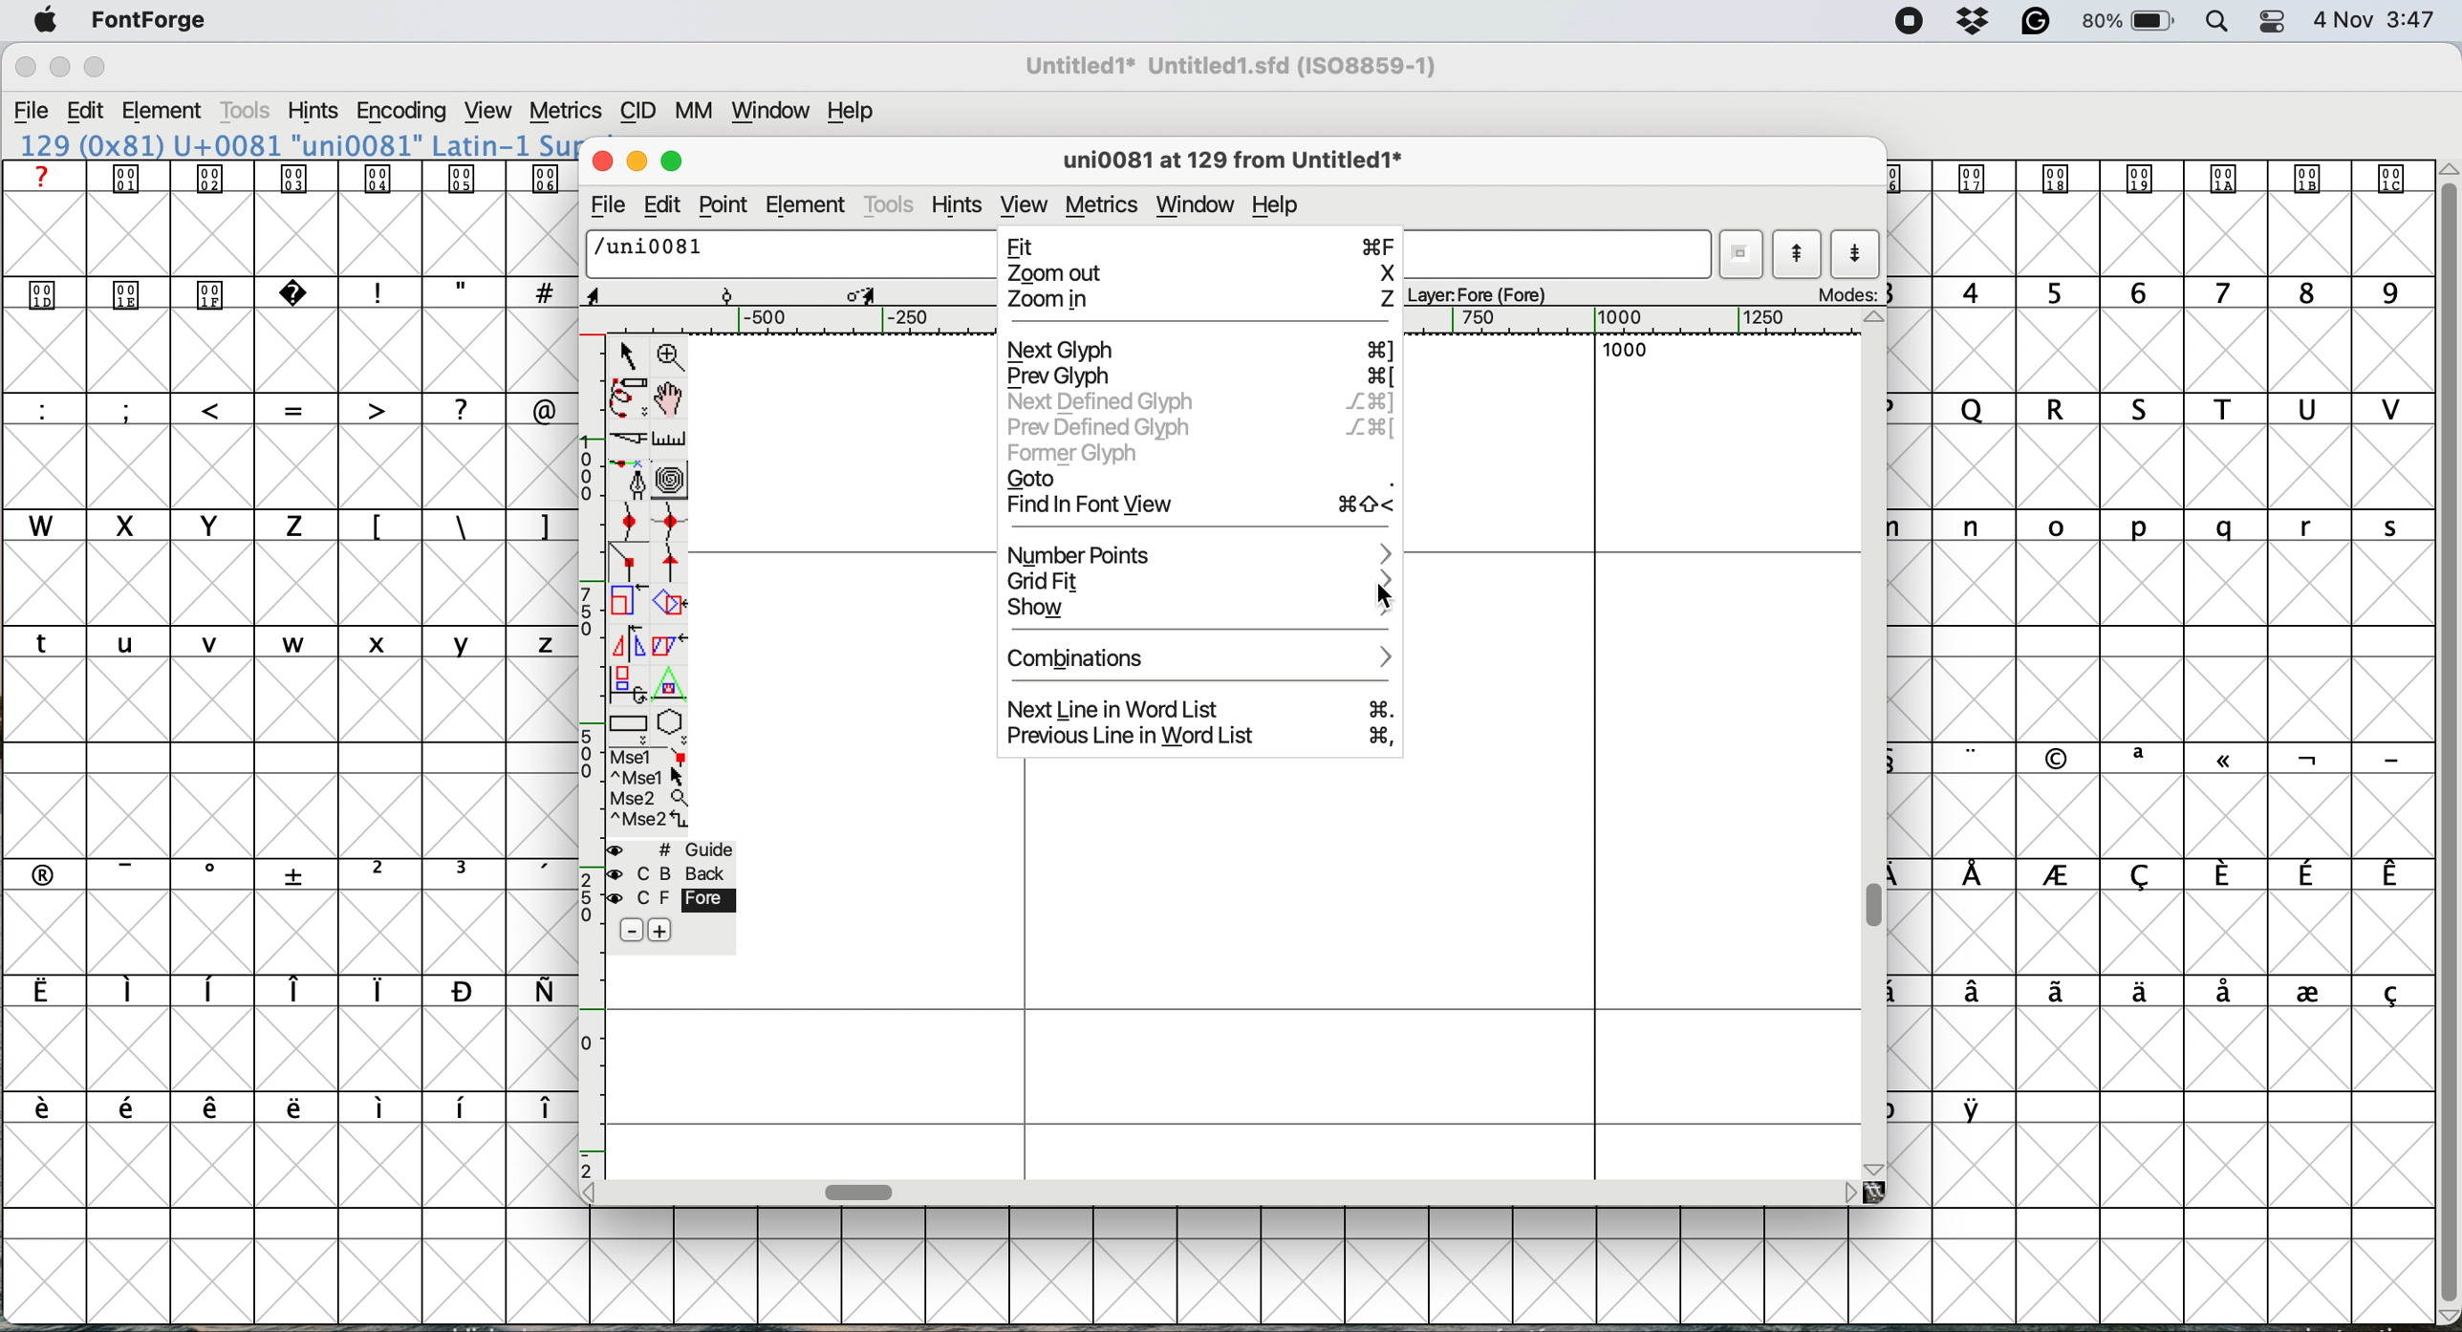 The height and width of the screenshot is (1332, 2462). Describe the element at coordinates (771, 113) in the screenshot. I see `Window` at that location.